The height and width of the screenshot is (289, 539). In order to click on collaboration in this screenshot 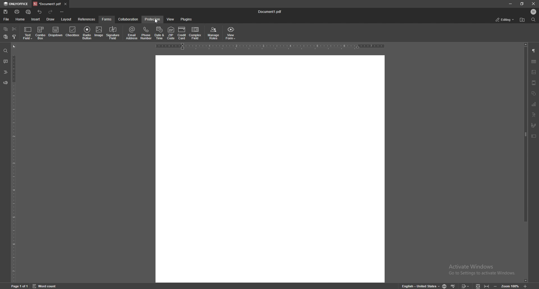, I will do `click(129, 19)`.